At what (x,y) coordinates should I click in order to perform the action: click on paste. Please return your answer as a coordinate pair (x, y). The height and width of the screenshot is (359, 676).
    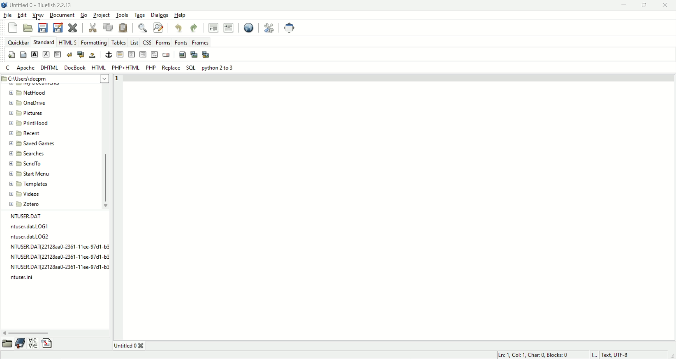
    Looking at the image, I should click on (123, 27).